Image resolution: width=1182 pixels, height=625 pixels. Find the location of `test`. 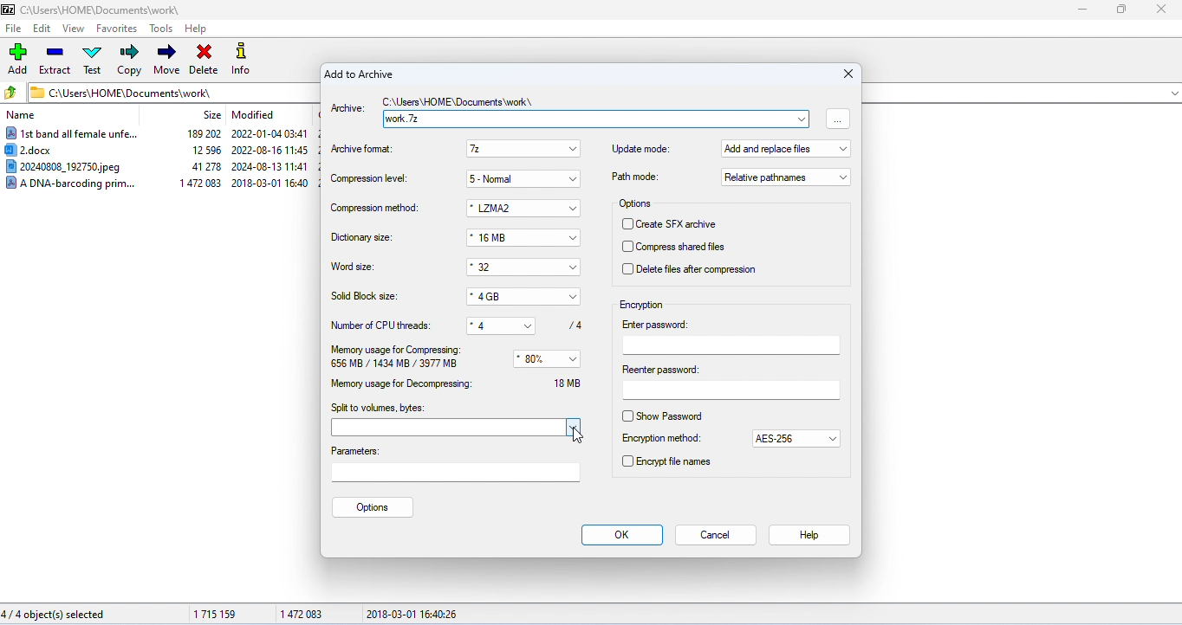

test is located at coordinates (93, 59).